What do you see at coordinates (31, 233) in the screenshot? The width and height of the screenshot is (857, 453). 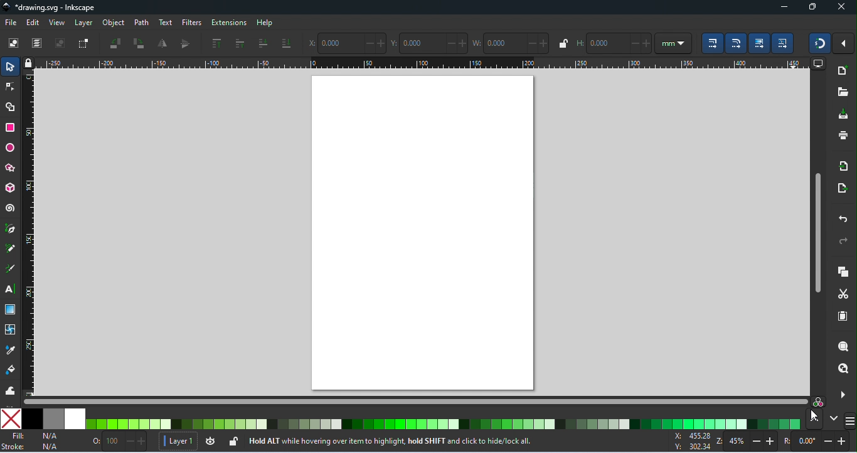 I see `ruler` at bounding box center [31, 233].